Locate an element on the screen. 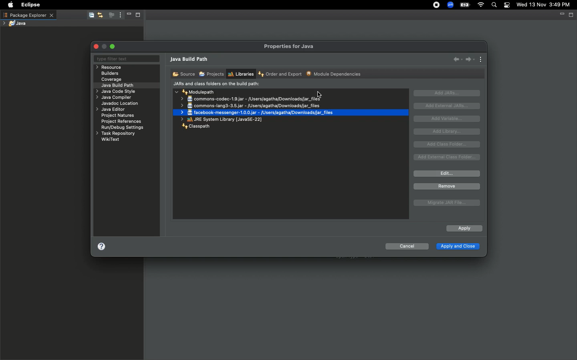 The height and width of the screenshot is (360, 577). Close is located at coordinates (97, 46).